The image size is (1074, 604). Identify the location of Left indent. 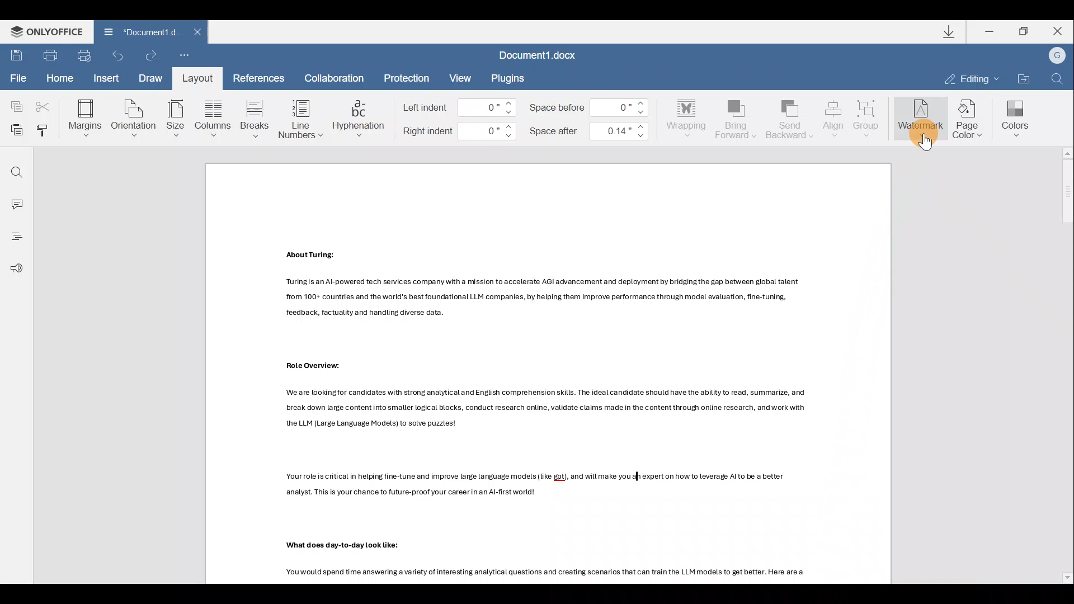
(455, 107).